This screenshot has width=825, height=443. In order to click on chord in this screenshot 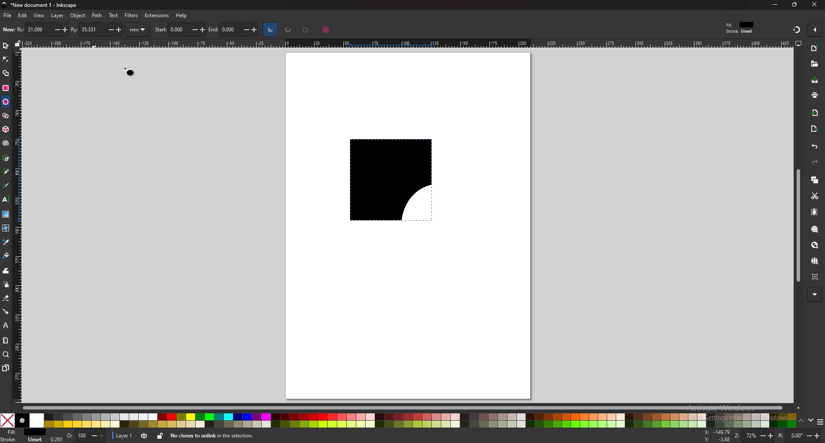, I will do `click(307, 30)`.